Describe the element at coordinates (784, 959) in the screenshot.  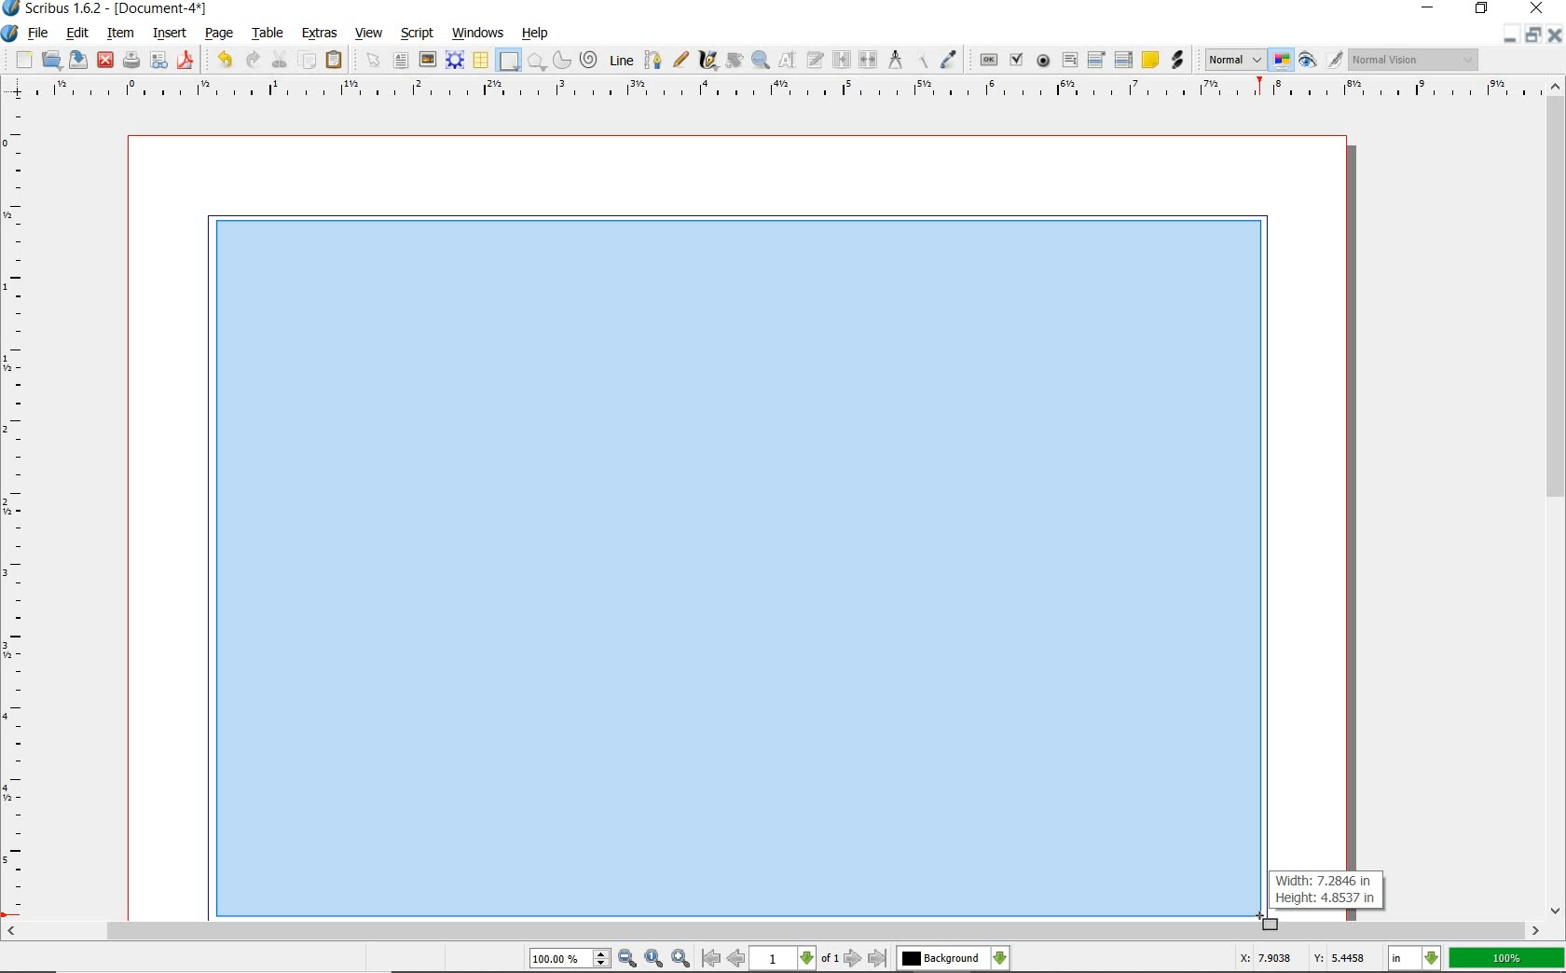
I see `1` at that location.